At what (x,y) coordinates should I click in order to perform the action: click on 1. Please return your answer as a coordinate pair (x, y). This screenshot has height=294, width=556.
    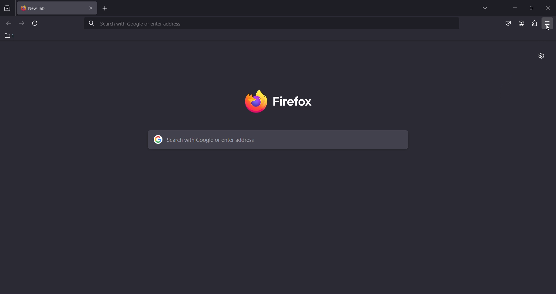
    Looking at the image, I should click on (10, 35).